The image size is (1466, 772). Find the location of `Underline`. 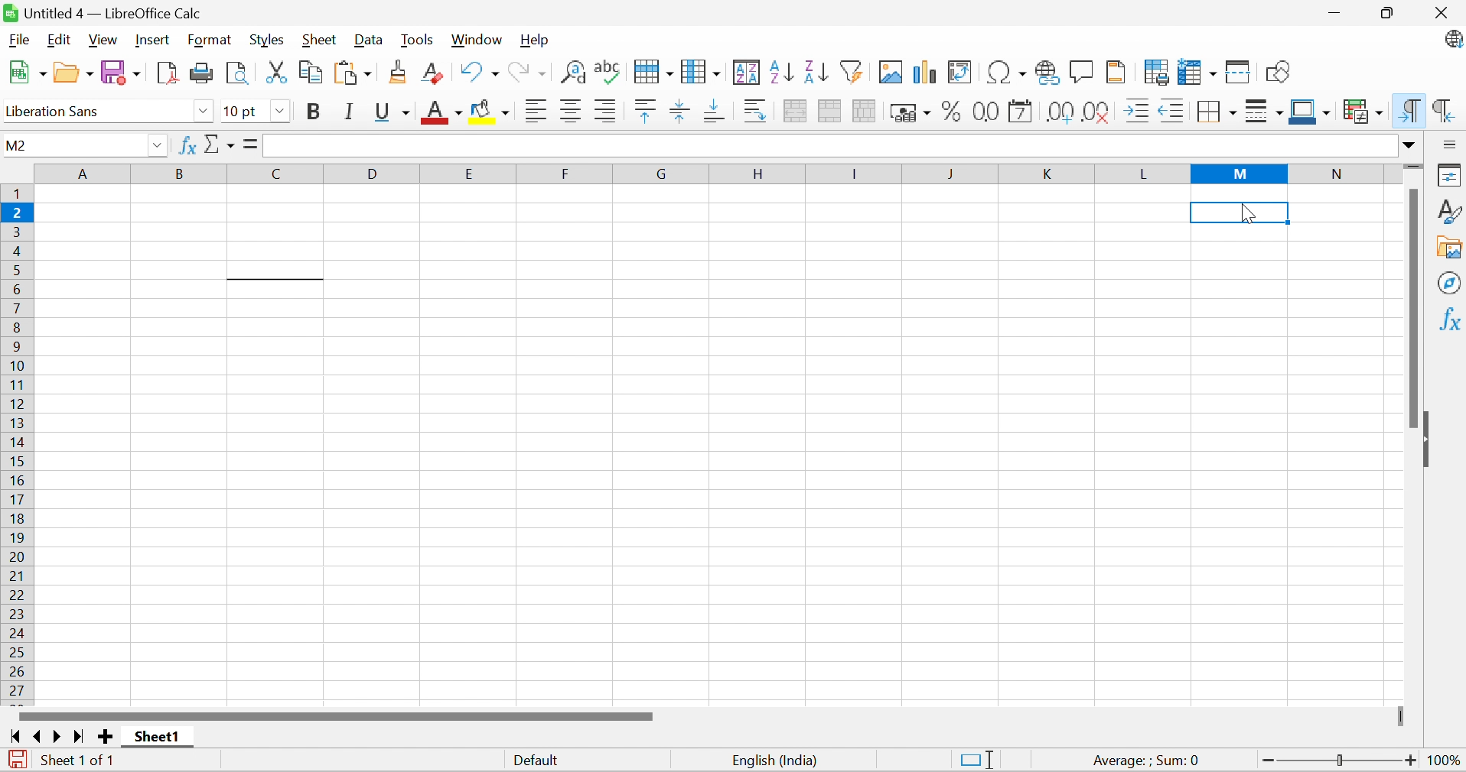

Underline is located at coordinates (393, 113).